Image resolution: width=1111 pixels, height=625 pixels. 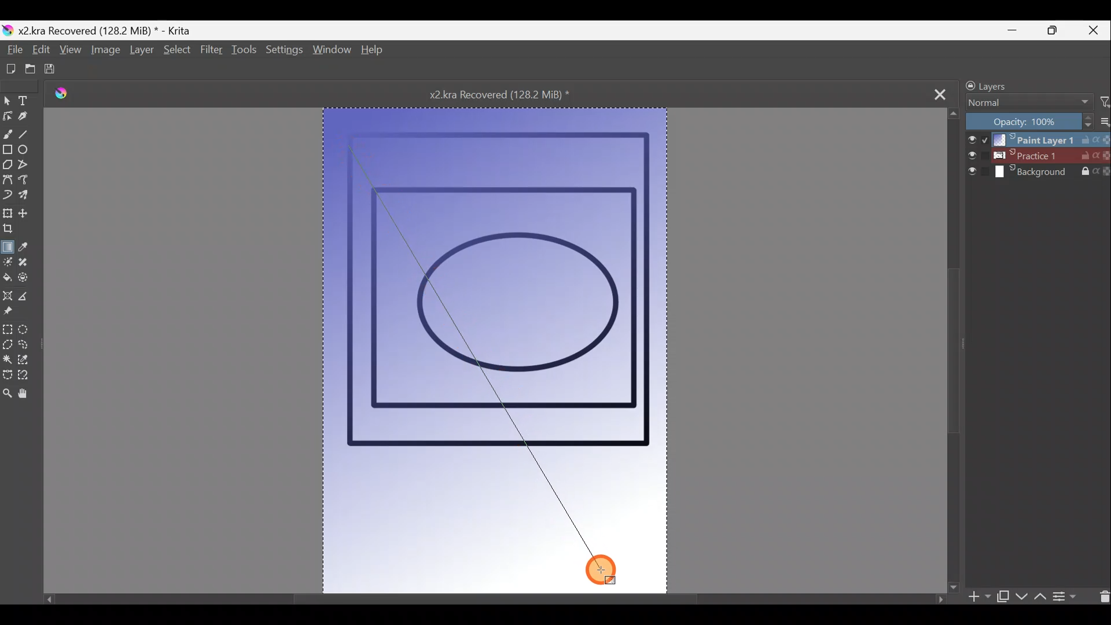 What do you see at coordinates (8, 361) in the screenshot?
I see `Contiguous selection tool` at bounding box center [8, 361].